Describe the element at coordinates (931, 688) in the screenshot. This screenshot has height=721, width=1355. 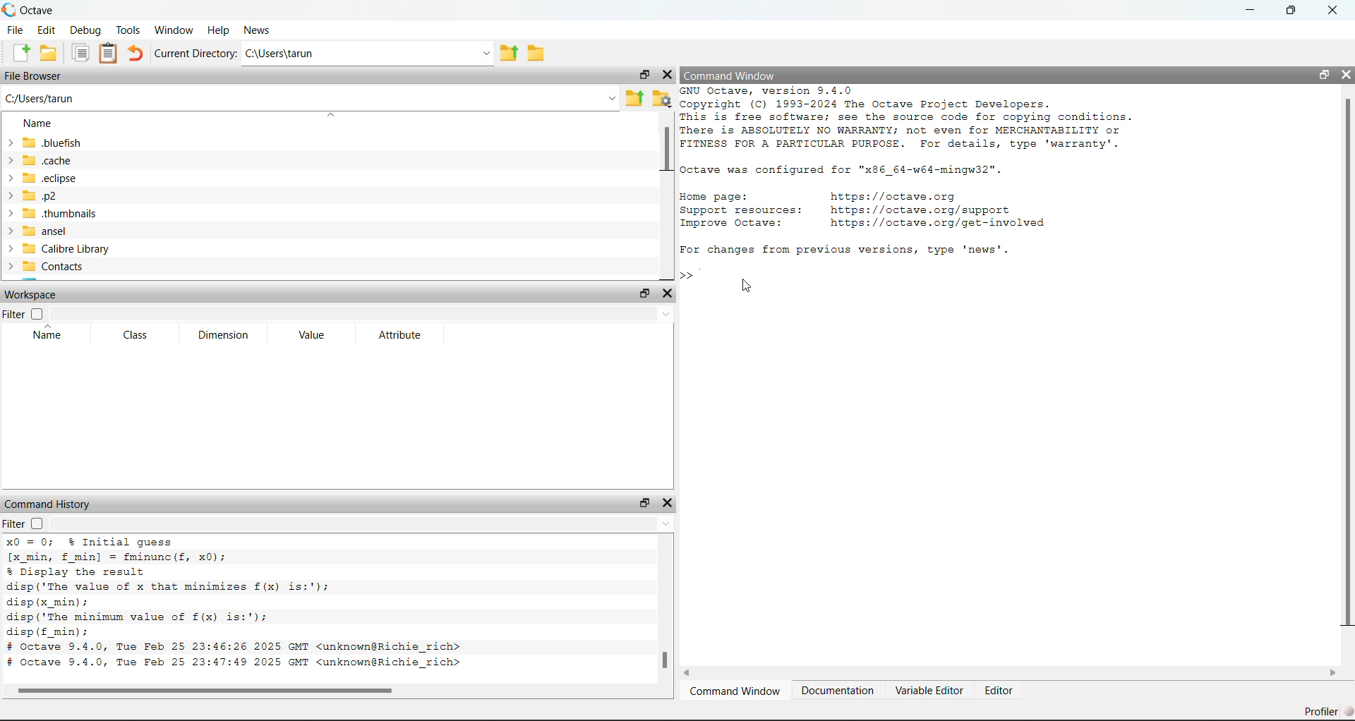
I see `Variable Editor` at that location.